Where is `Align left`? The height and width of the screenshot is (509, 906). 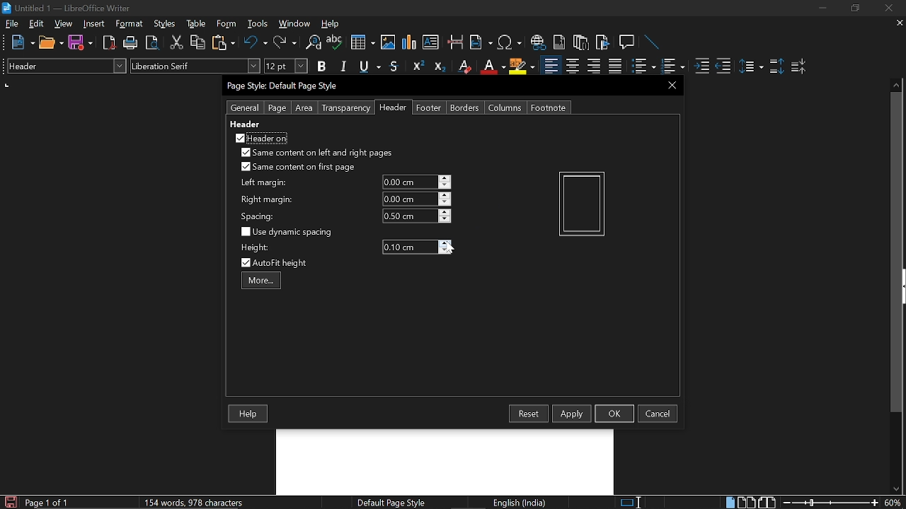 Align left is located at coordinates (551, 66).